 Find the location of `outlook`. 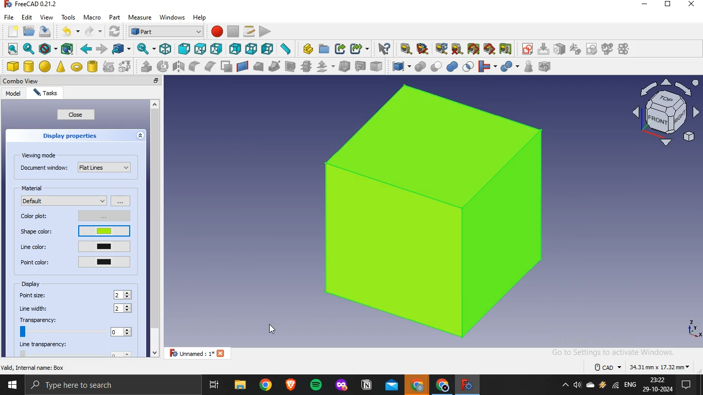

outlook is located at coordinates (392, 386).